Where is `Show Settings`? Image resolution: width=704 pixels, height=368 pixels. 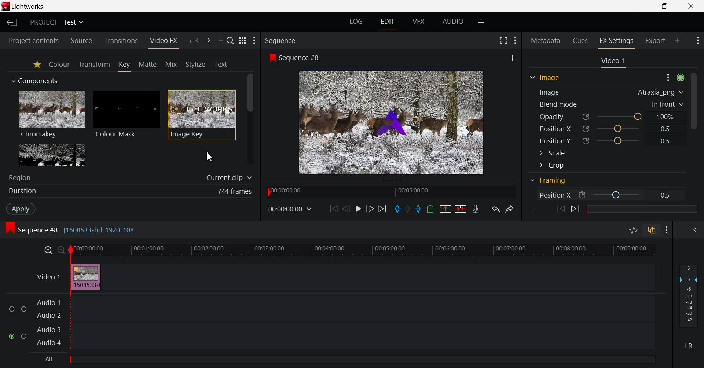
Show Settings is located at coordinates (665, 229).